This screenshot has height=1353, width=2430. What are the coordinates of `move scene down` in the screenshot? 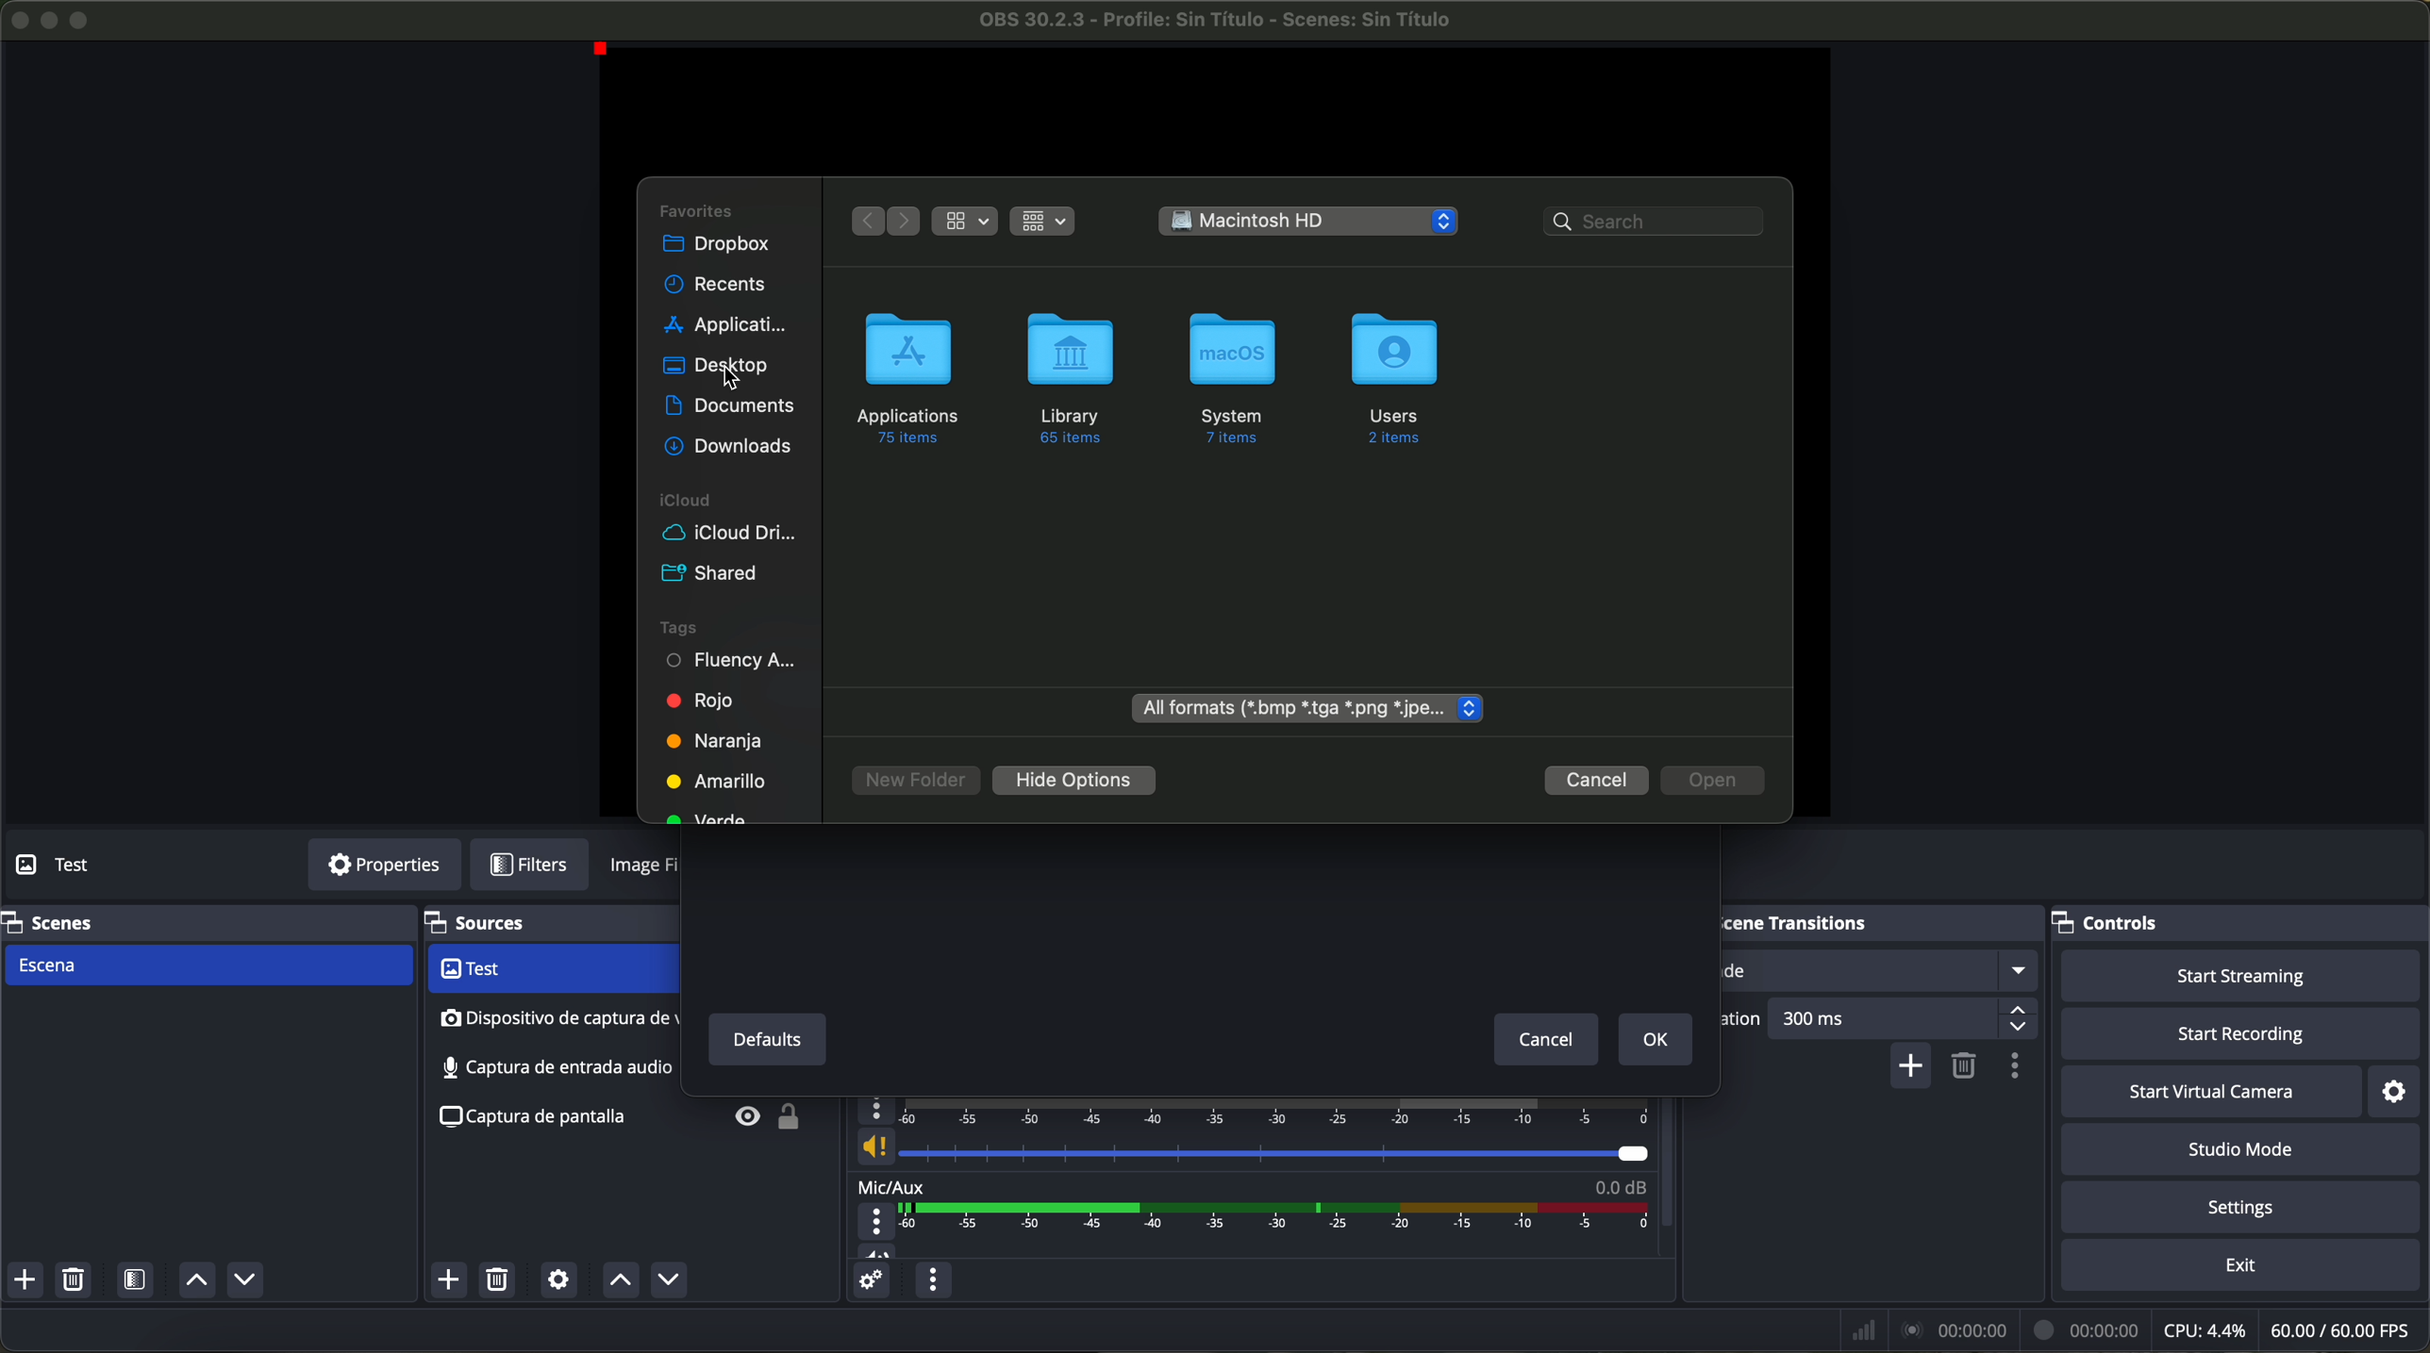 It's located at (245, 1282).